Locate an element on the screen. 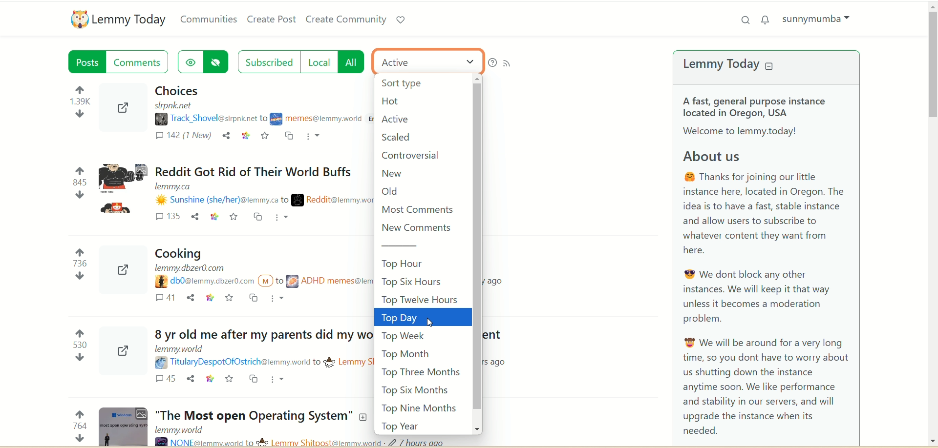 The image size is (938, 448). hide posts is located at coordinates (219, 62).